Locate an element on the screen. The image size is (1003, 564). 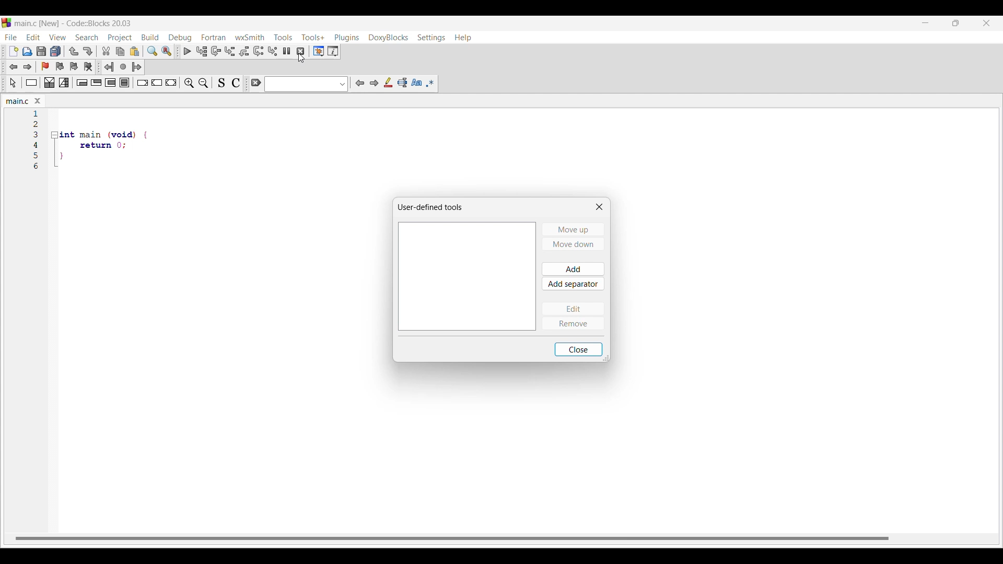
Redo is located at coordinates (88, 51).